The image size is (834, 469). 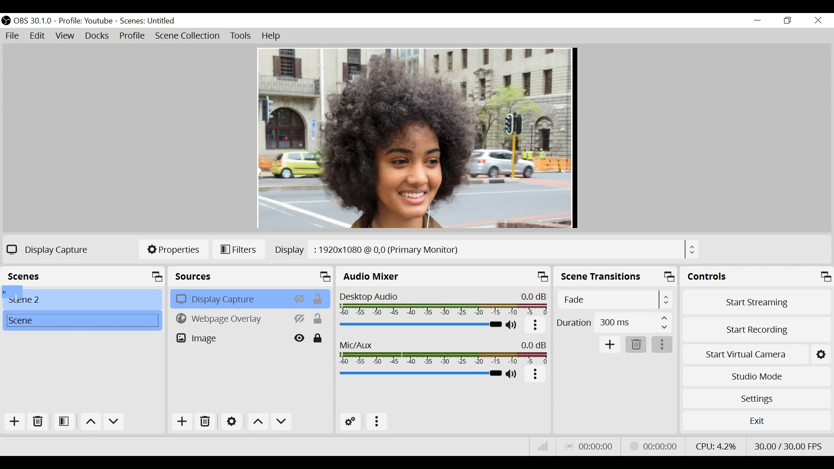 What do you see at coordinates (616, 277) in the screenshot?
I see `Scene Transition` at bounding box center [616, 277].